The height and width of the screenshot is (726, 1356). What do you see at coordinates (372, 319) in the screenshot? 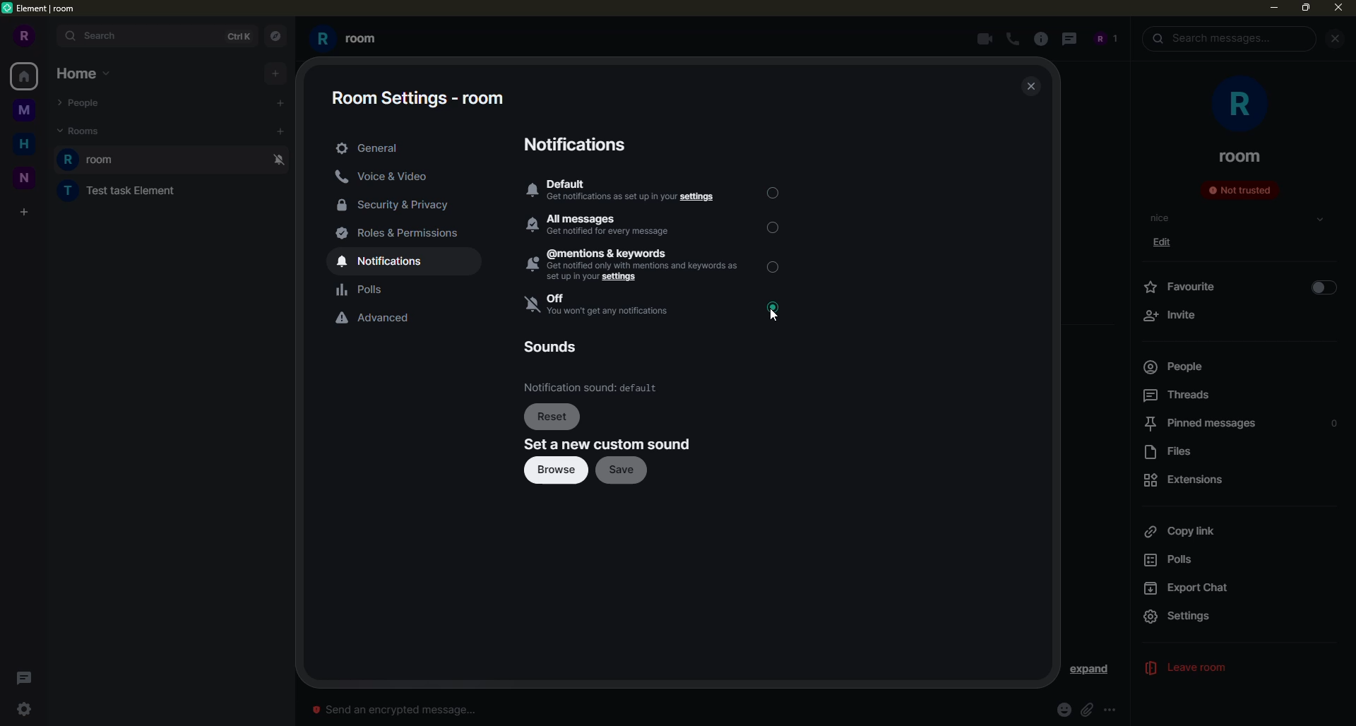
I see `advanced` at bounding box center [372, 319].